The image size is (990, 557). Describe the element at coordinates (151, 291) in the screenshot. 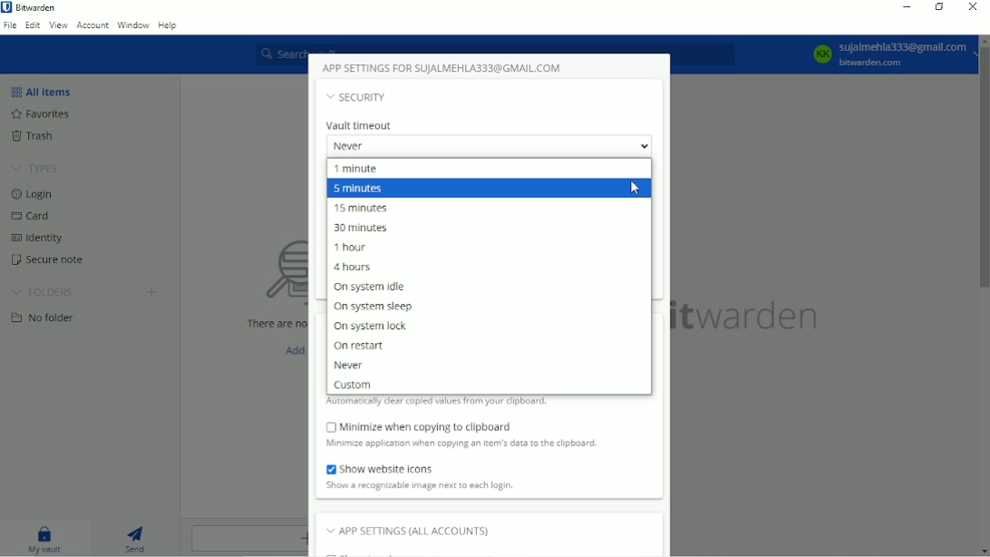

I see `Add folder` at that location.